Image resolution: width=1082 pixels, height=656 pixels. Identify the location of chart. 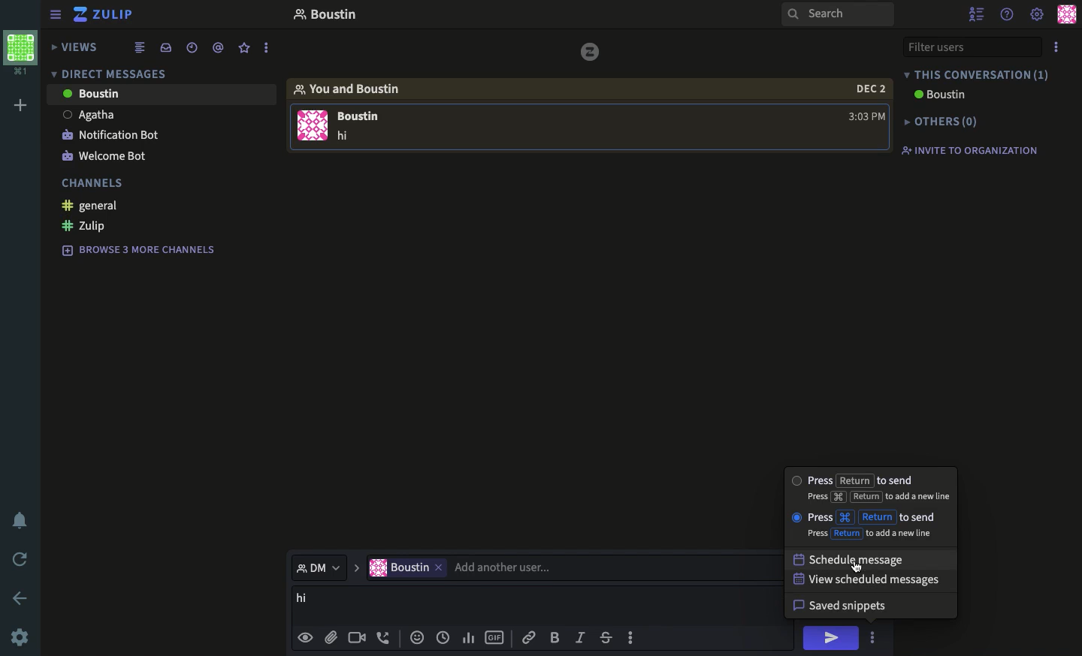
(468, 636).